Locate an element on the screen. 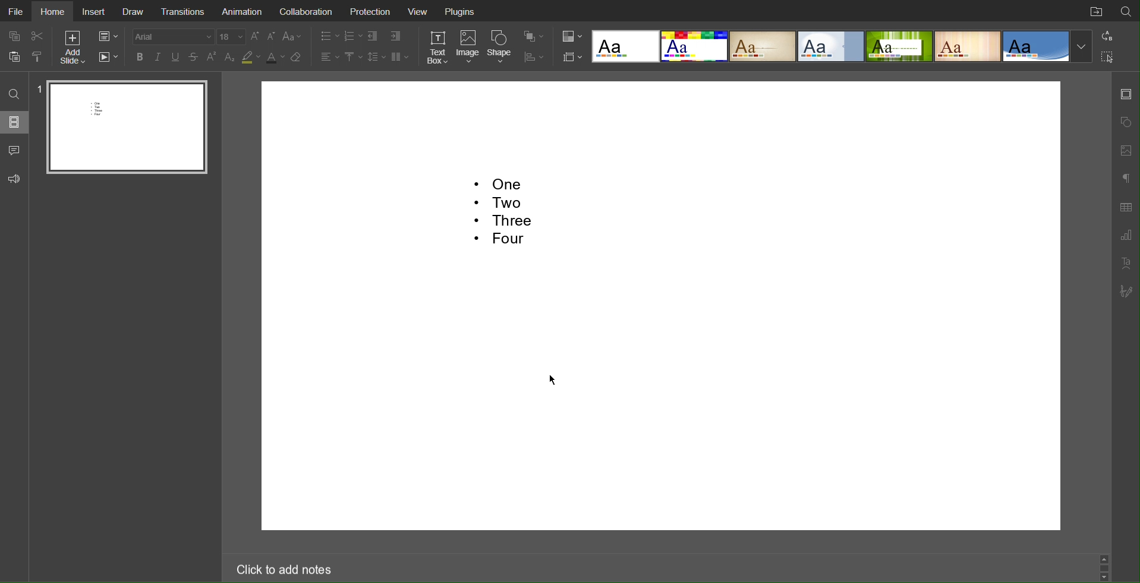 This screenshot has width=1140, height=583. Font Size is located at coordinates (231, 37).